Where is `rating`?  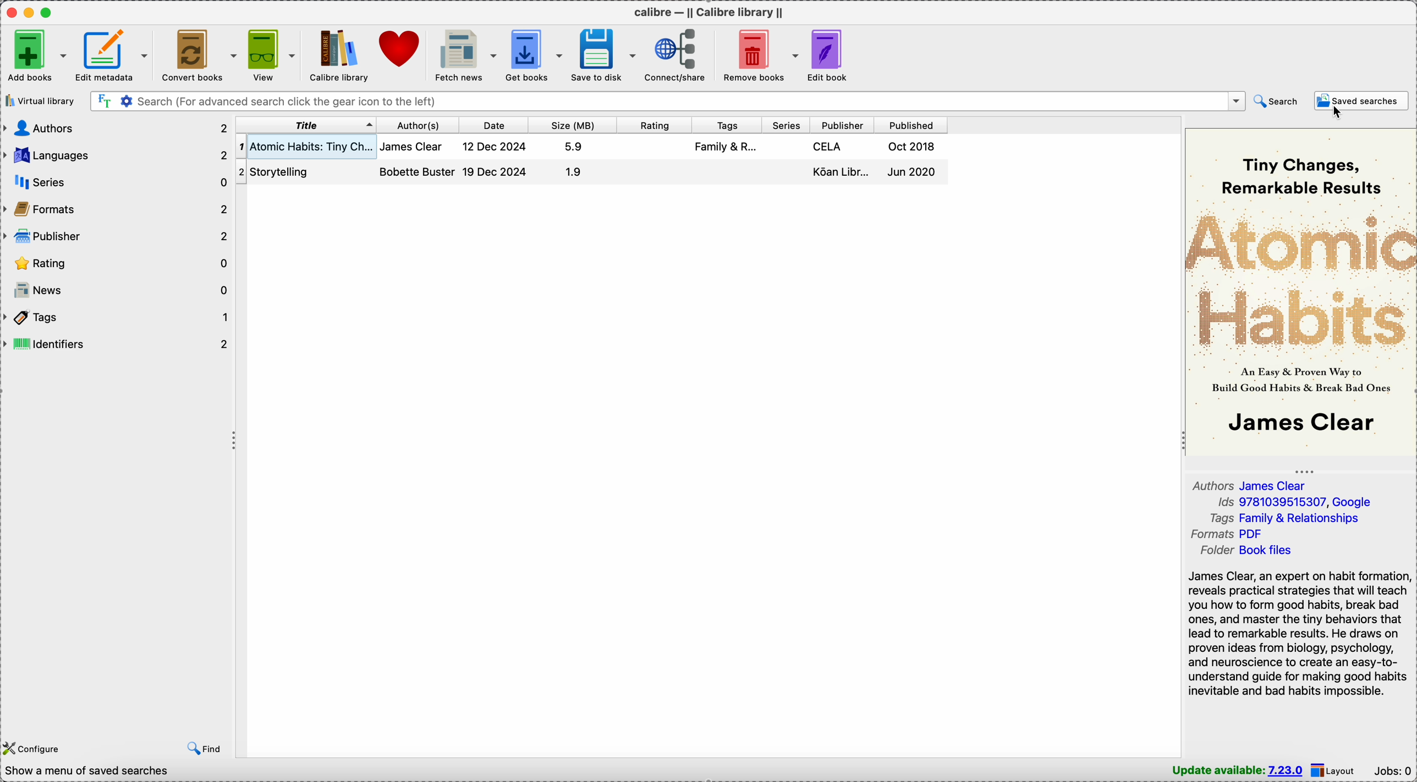 rating is located at coordinates (652, 125).